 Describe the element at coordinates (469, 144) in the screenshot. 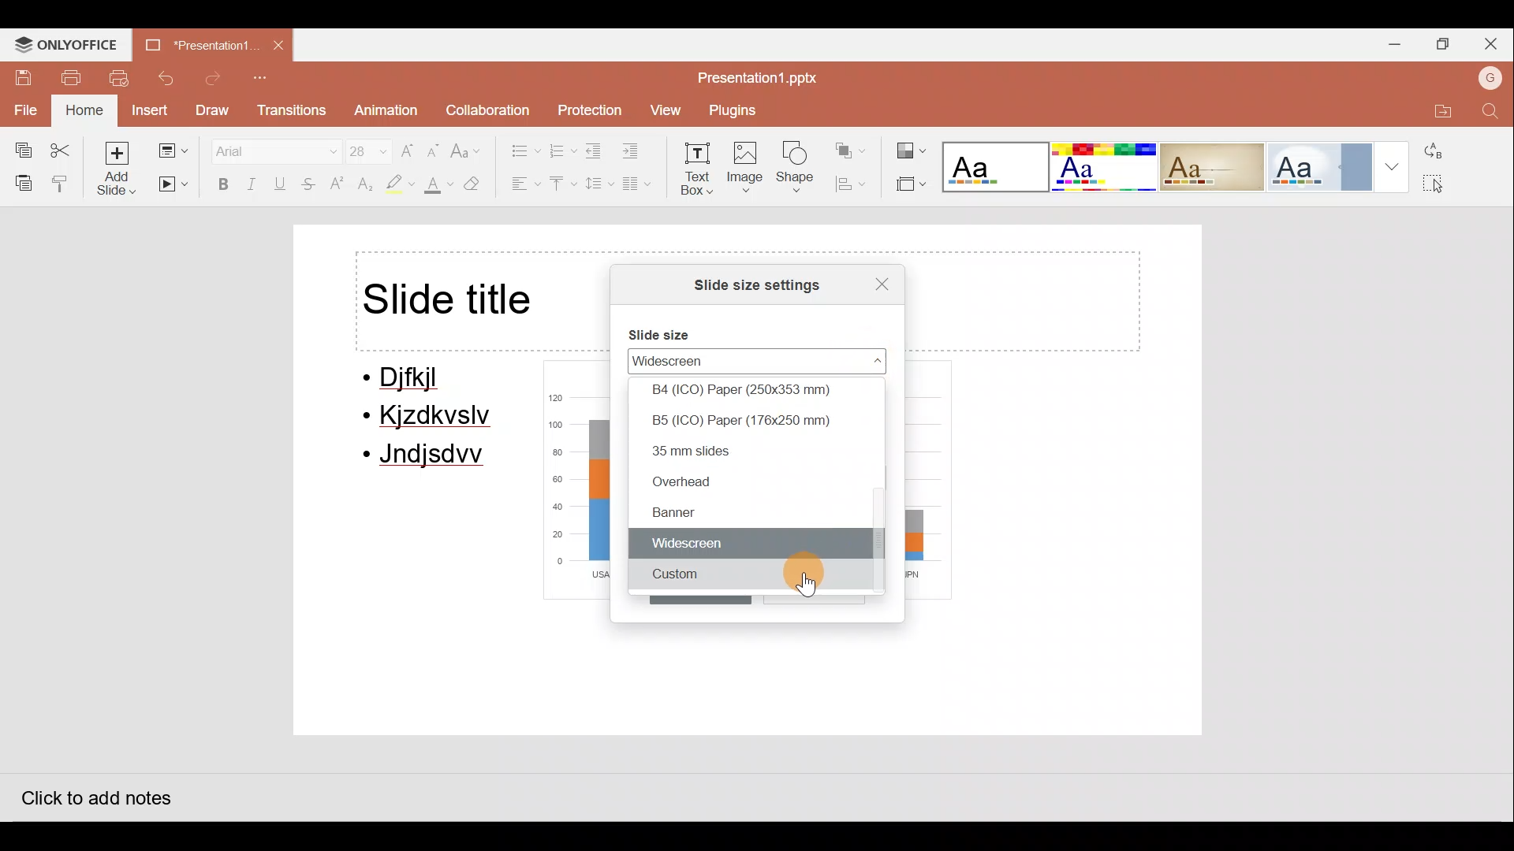

I see `Change case` at that location.